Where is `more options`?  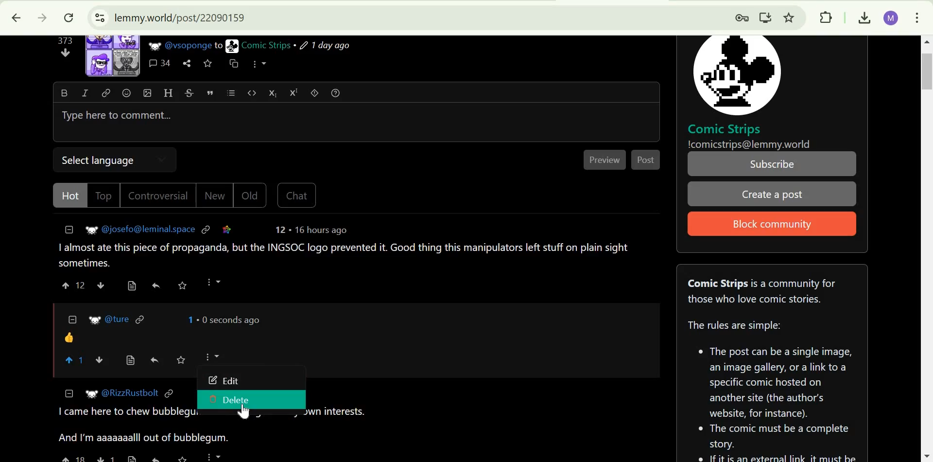 more options is located at coordinates (212, 356).